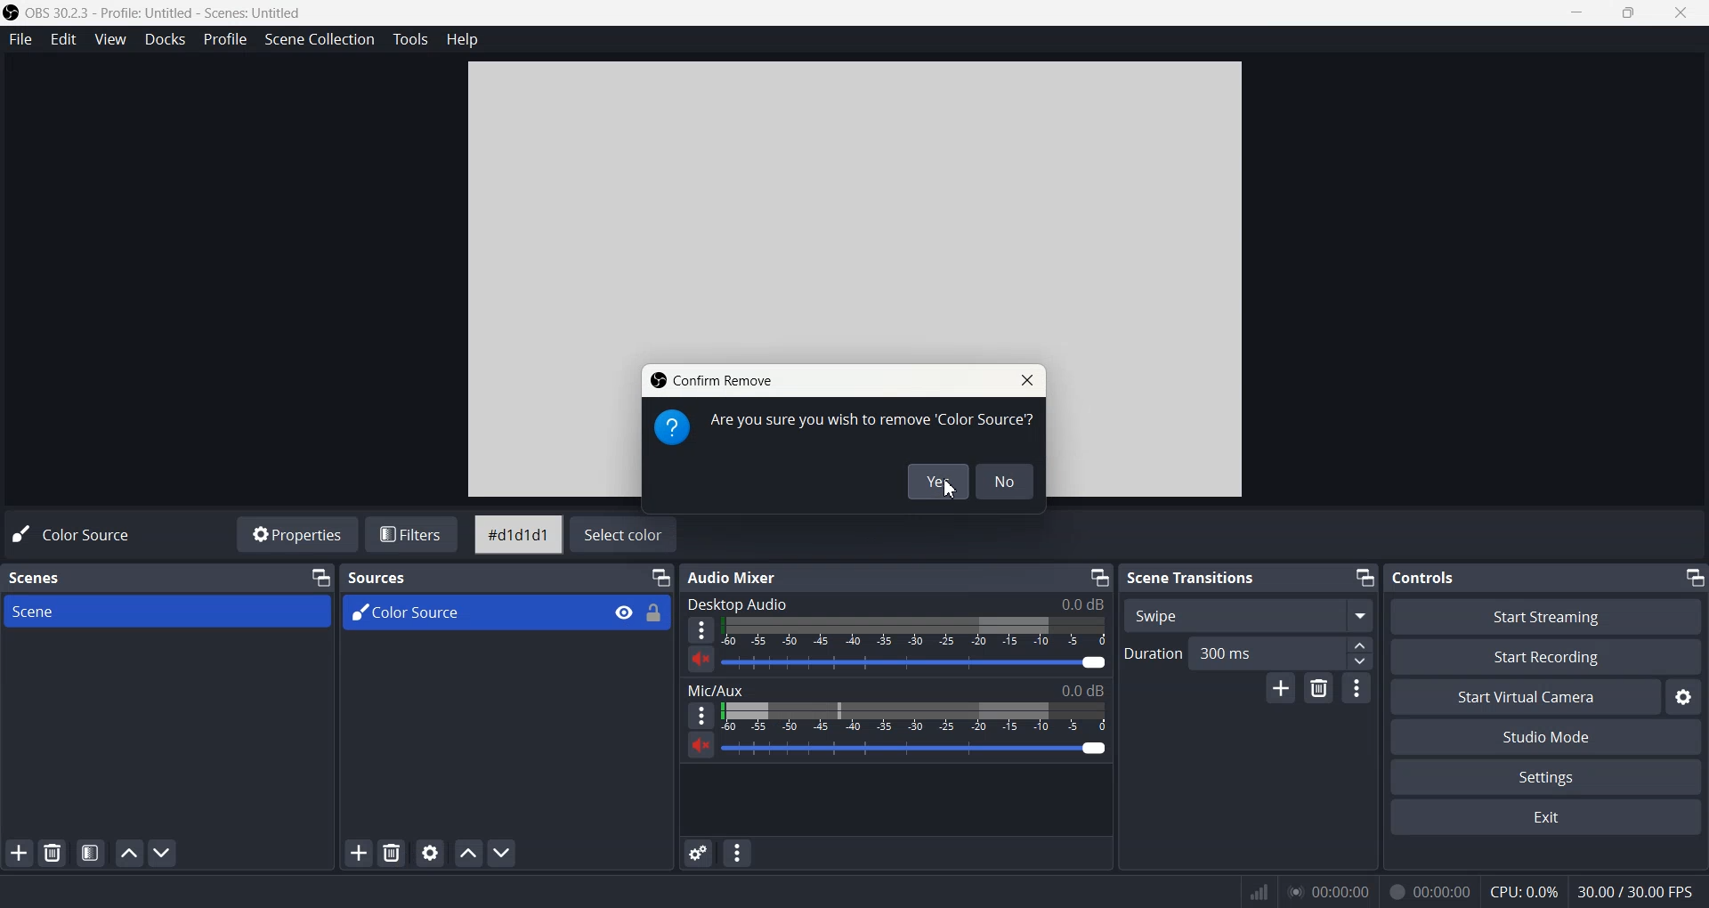 The height and width of the screenshot is (908, 1709). I want to click on Color Source, so click(80, 533).